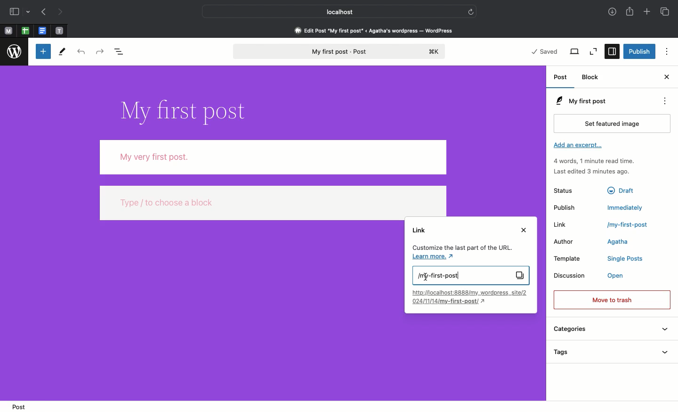  I want to click on pinned tabs, so click(61, 31).